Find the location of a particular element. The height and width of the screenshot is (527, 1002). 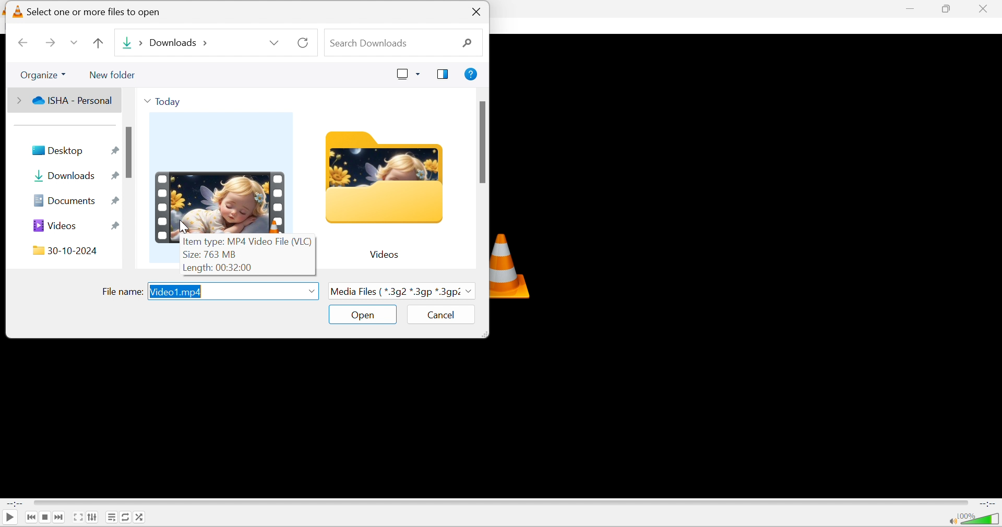

Progress bar is located at coordinates (500, 504).